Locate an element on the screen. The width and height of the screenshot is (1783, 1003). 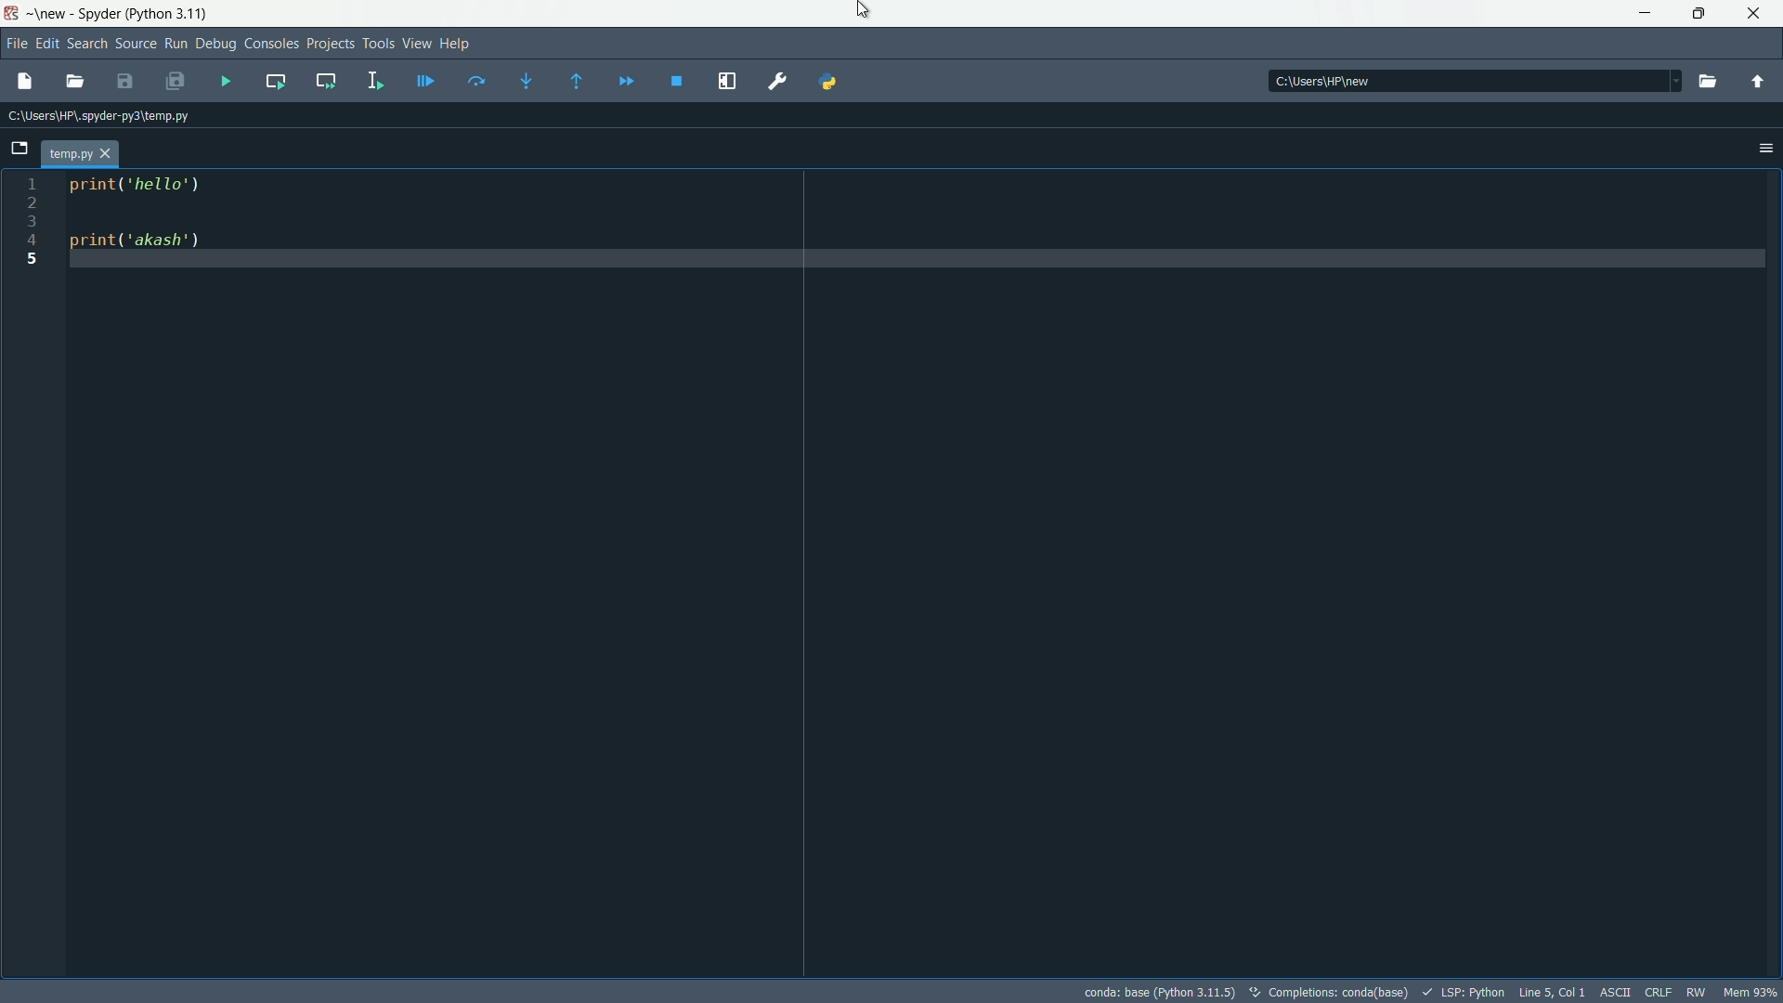
debug menu is located at coordinates (215, 43).